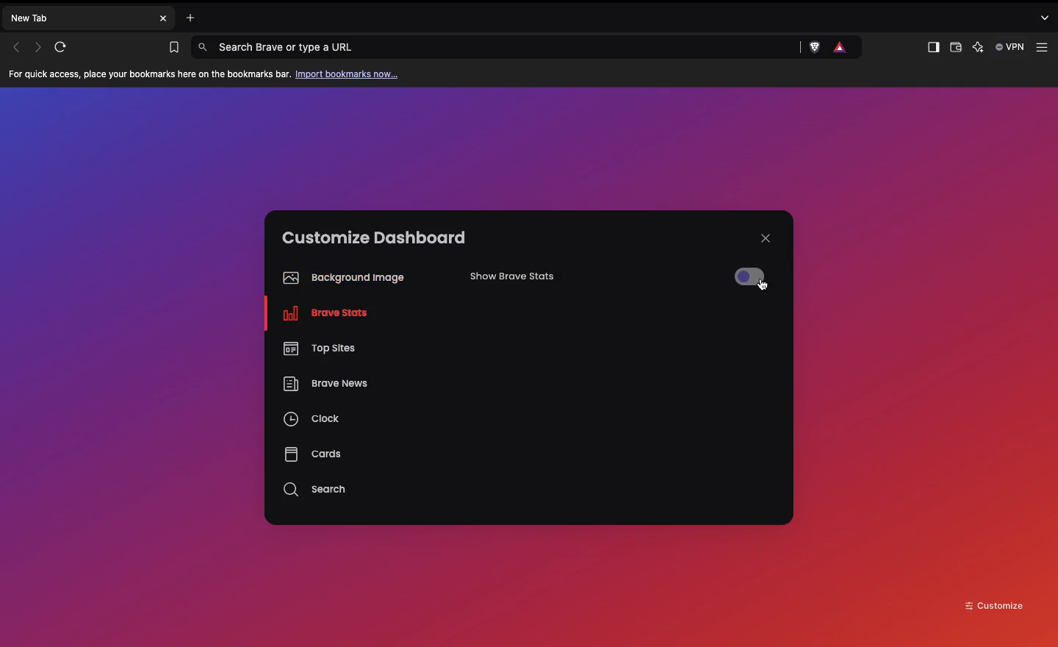  Describe the element at coordinates (495, 46) in the screenshot. I see `Search Brave or type a URL` at that location.